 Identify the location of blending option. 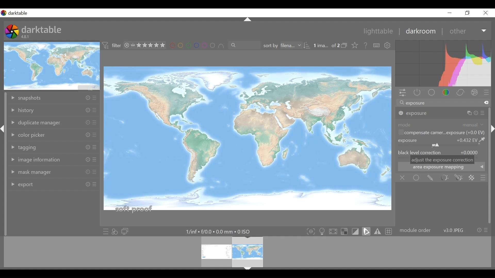
(483, 177).